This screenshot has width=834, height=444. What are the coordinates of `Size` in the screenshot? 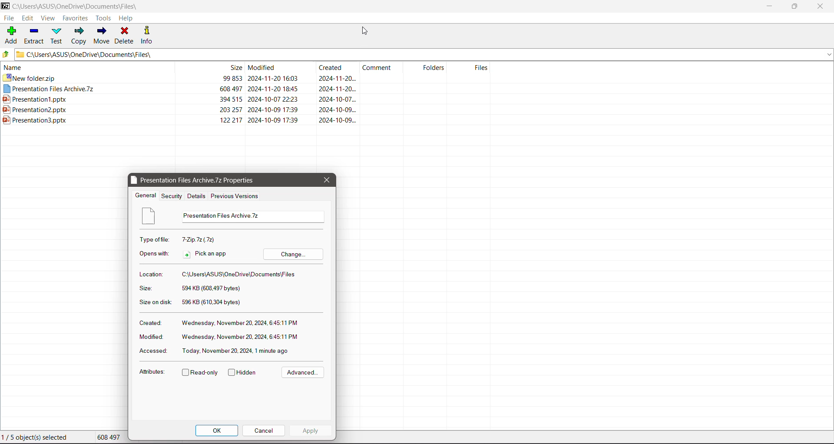 It's located at (210, 67).